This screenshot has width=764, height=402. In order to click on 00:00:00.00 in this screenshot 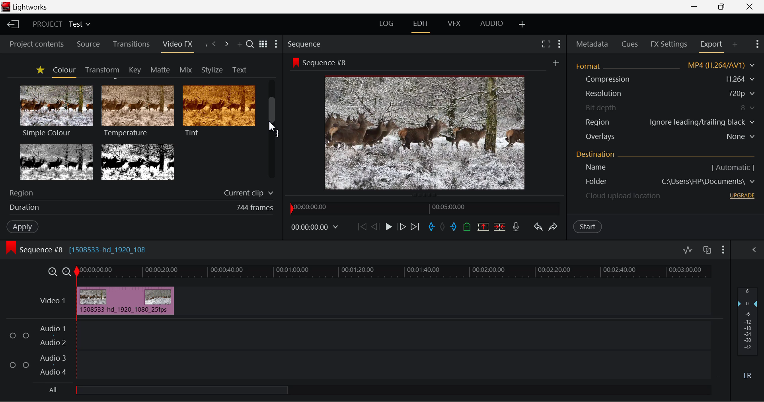, I will do `click(316, 227)`.